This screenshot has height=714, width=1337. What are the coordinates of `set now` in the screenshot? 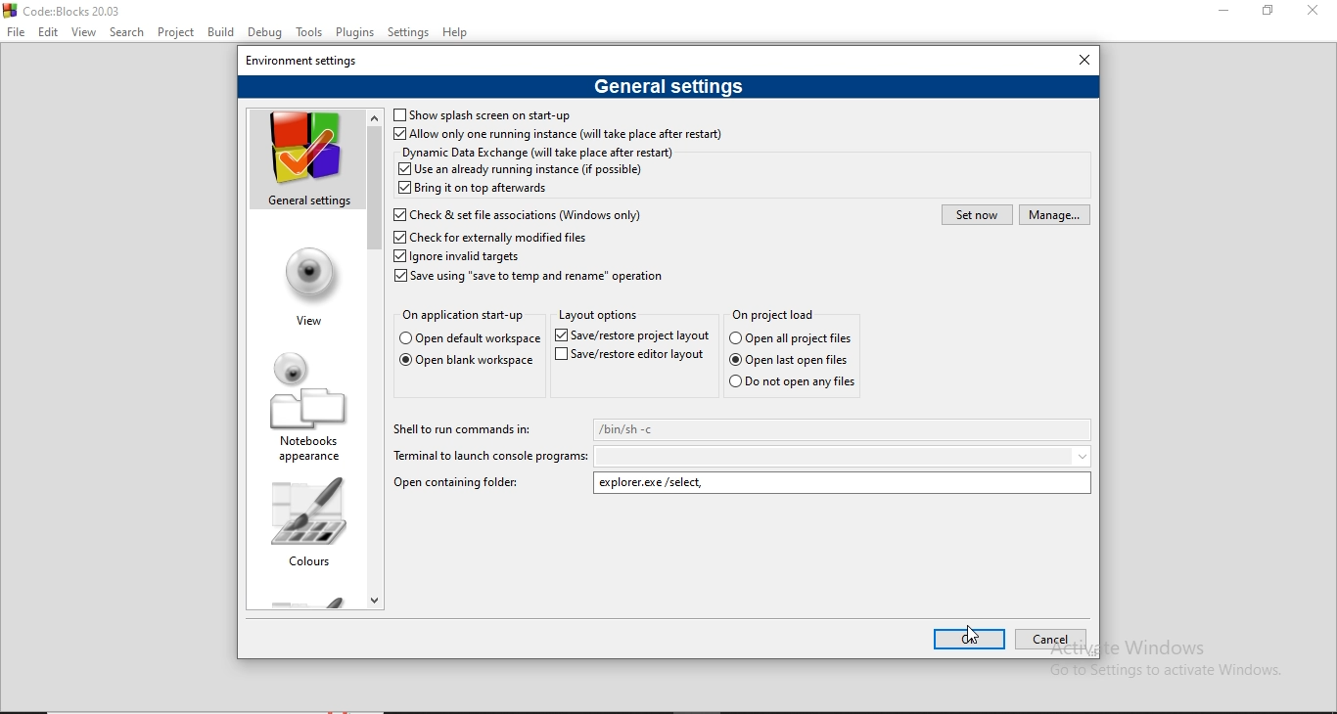 It's located at (977, 214).